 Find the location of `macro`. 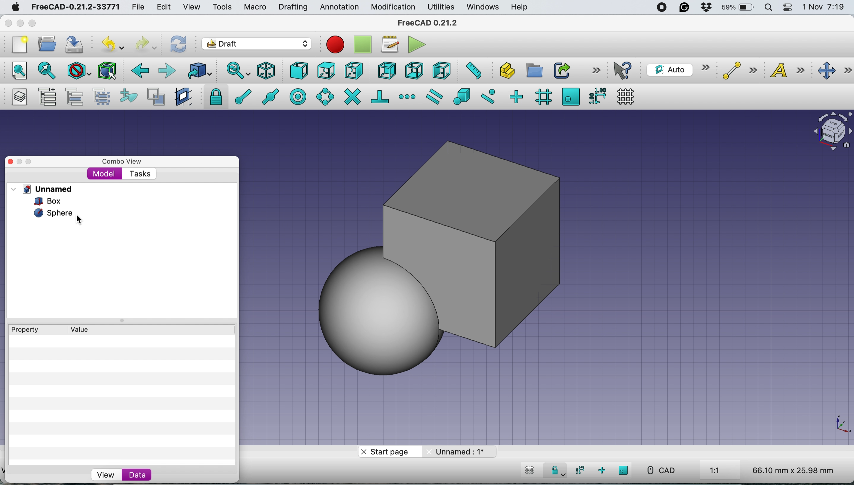

macro is located at coordinates (254, 7).